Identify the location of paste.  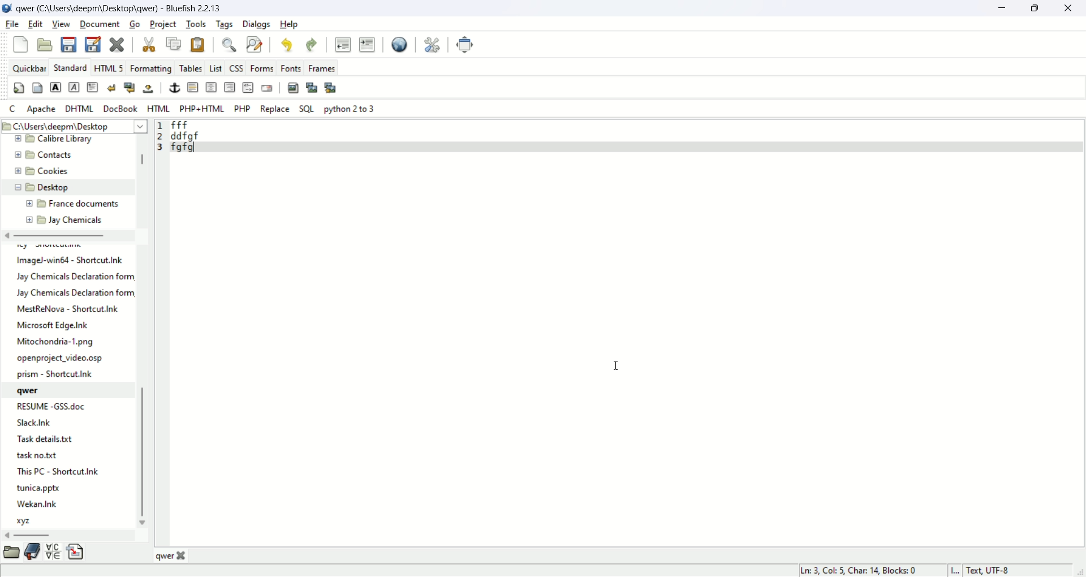
(199, 46).